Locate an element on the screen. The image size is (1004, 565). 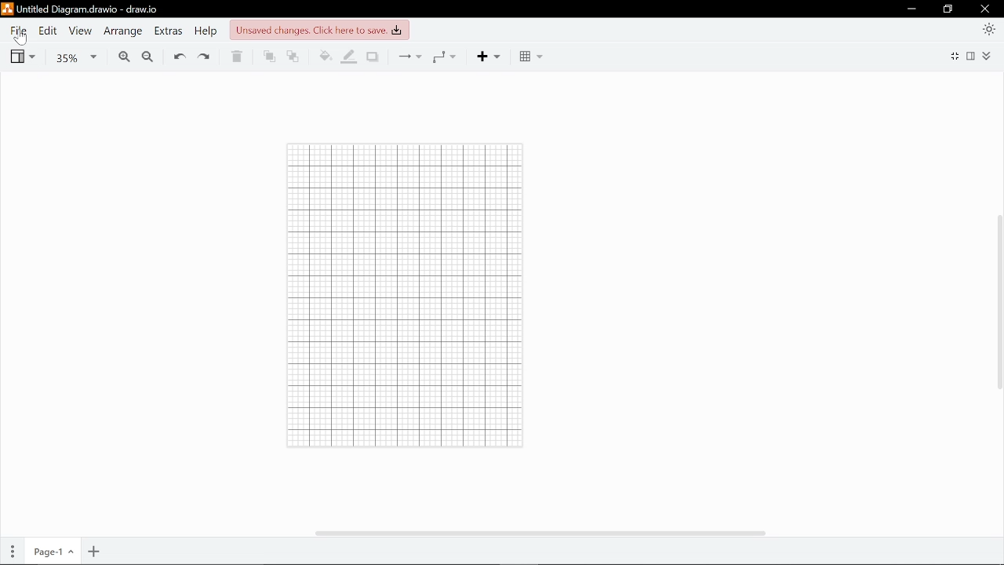
File is located at coordinates (19, 31).